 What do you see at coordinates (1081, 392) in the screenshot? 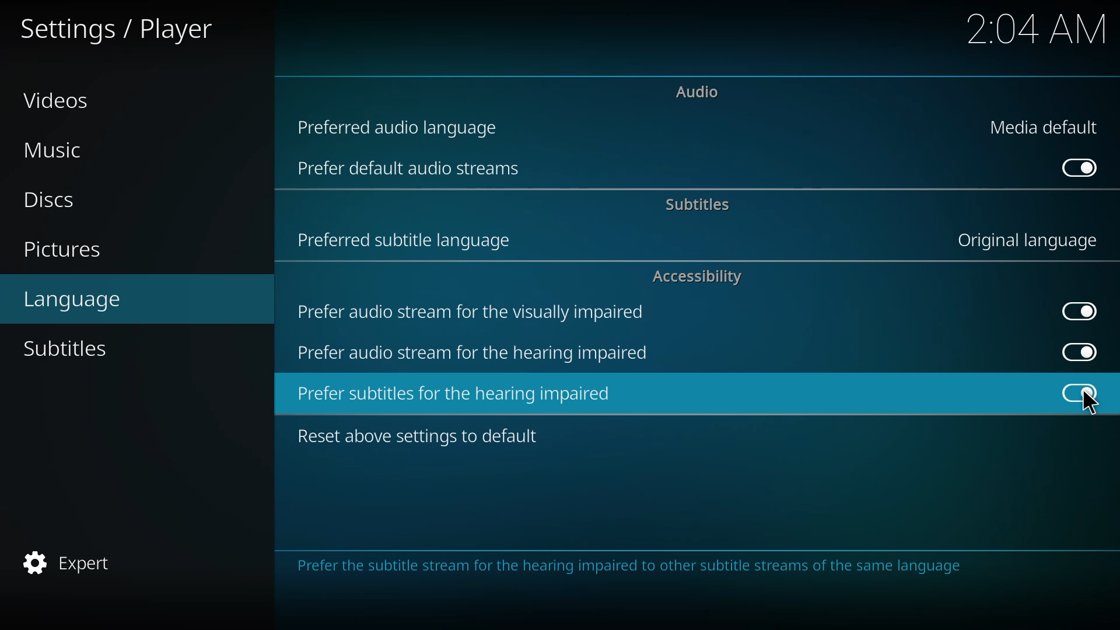
I see `enabled` at bounding box center [1081, 392].